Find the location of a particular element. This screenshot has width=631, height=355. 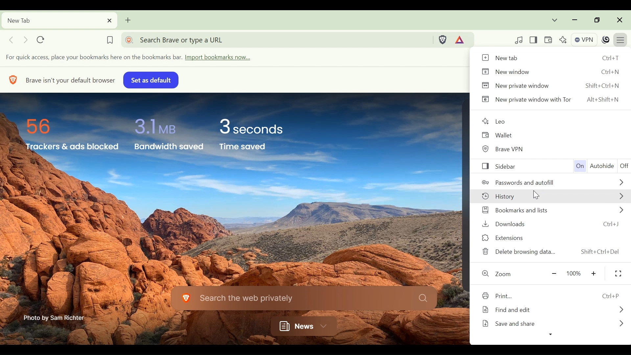

Save and share is located at coordinates (552, 325).